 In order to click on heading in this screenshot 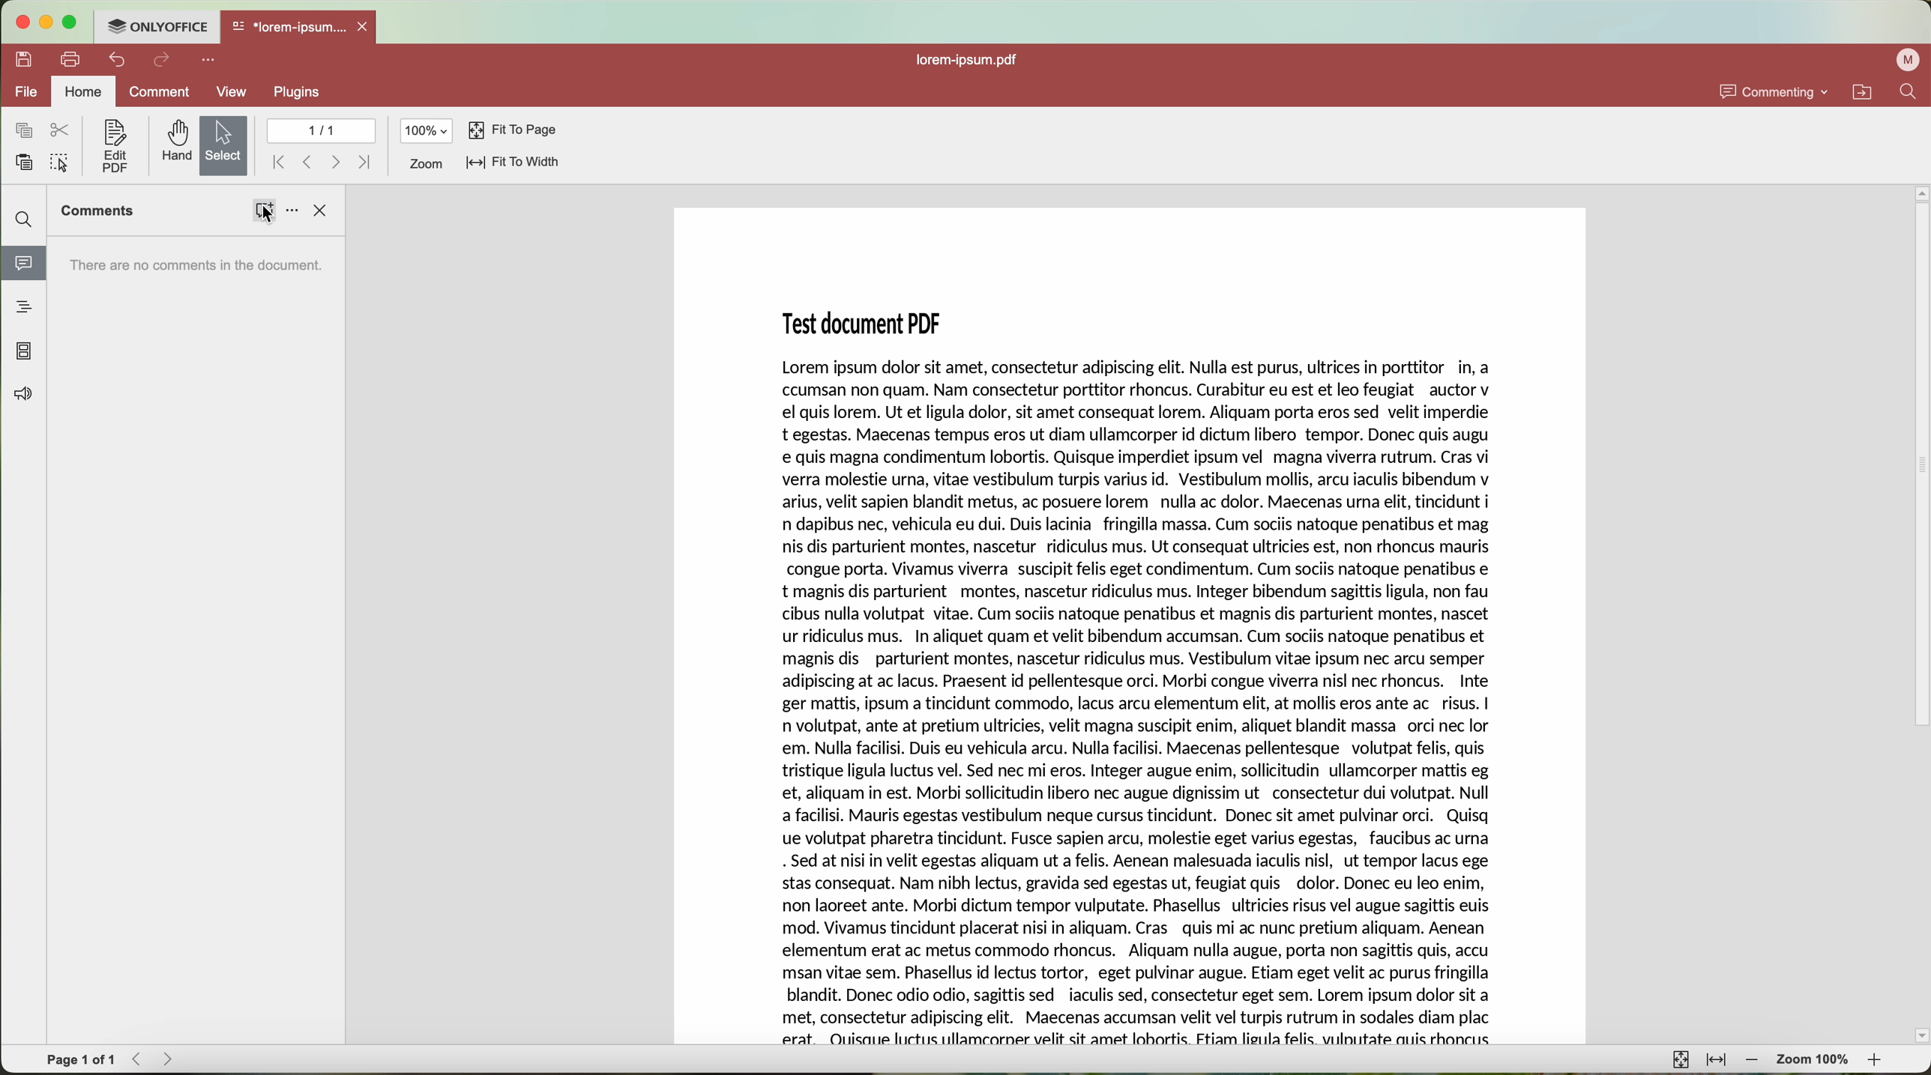, I will do `click(25, 306)`.